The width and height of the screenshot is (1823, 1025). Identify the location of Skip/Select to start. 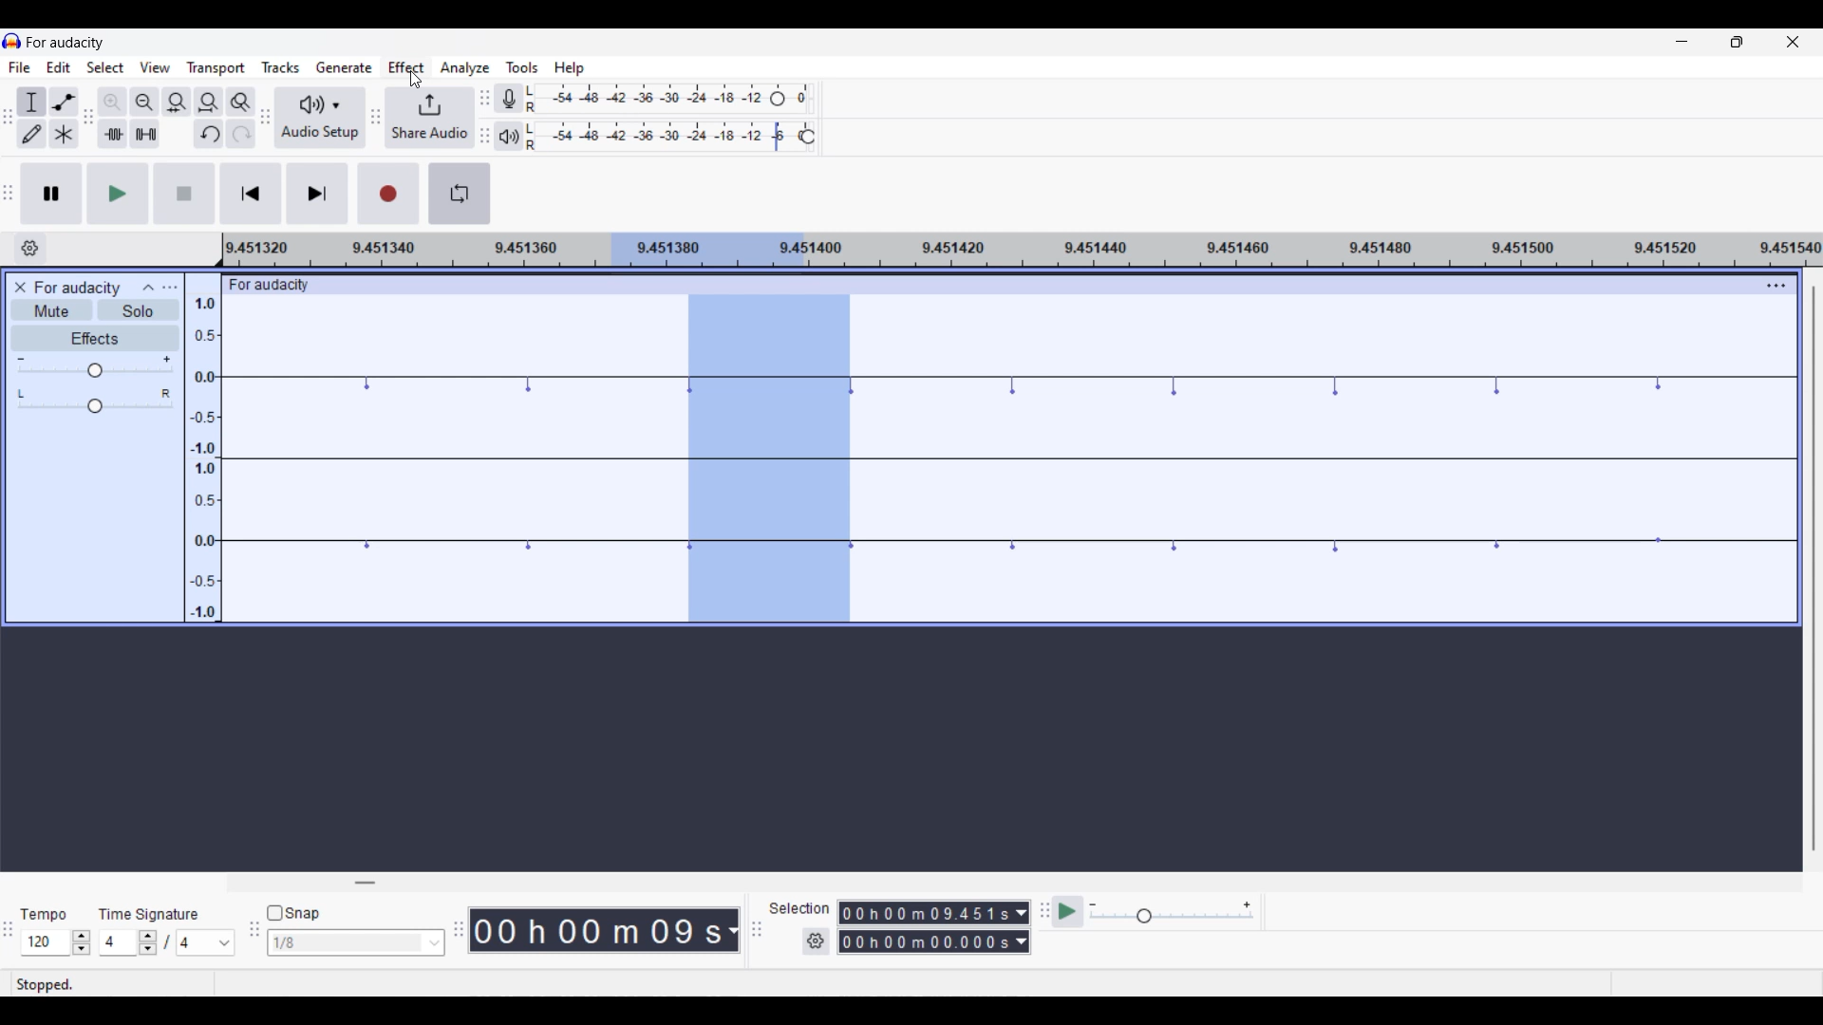
(251, 195).